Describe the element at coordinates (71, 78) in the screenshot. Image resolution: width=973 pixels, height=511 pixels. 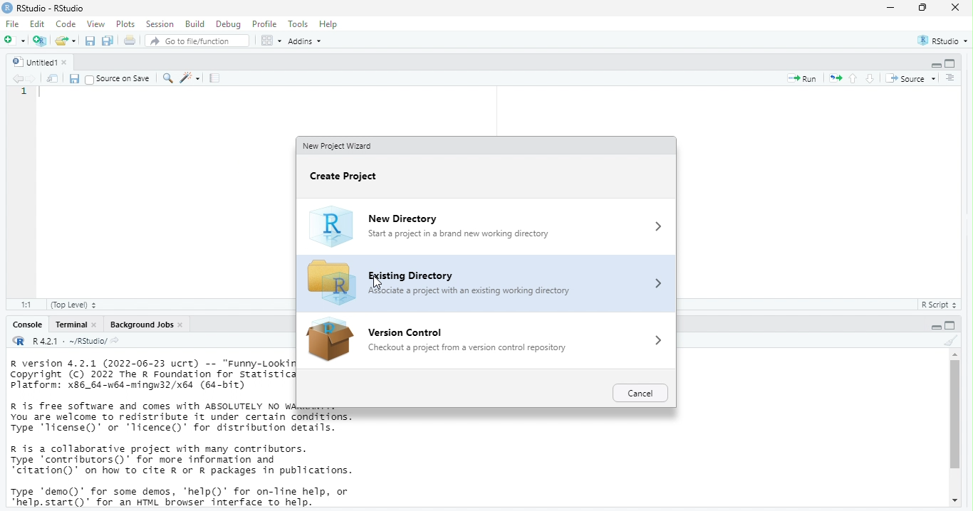
I see `save current document` at that location.